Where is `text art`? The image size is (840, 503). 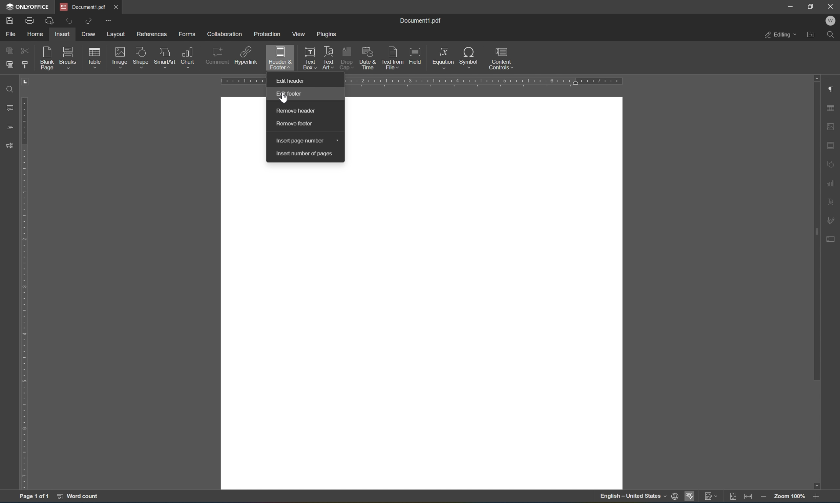 text art is located at coordinates (328, 51).